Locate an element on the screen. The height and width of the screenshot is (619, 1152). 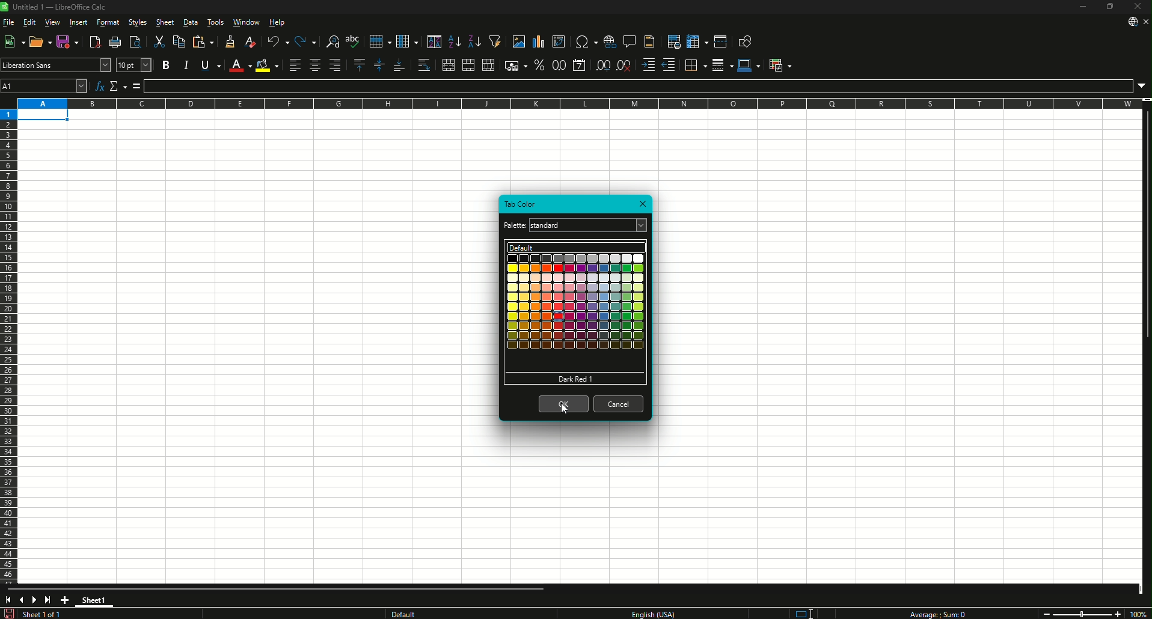
Show Draw Function is located at coordinates (747, 40).